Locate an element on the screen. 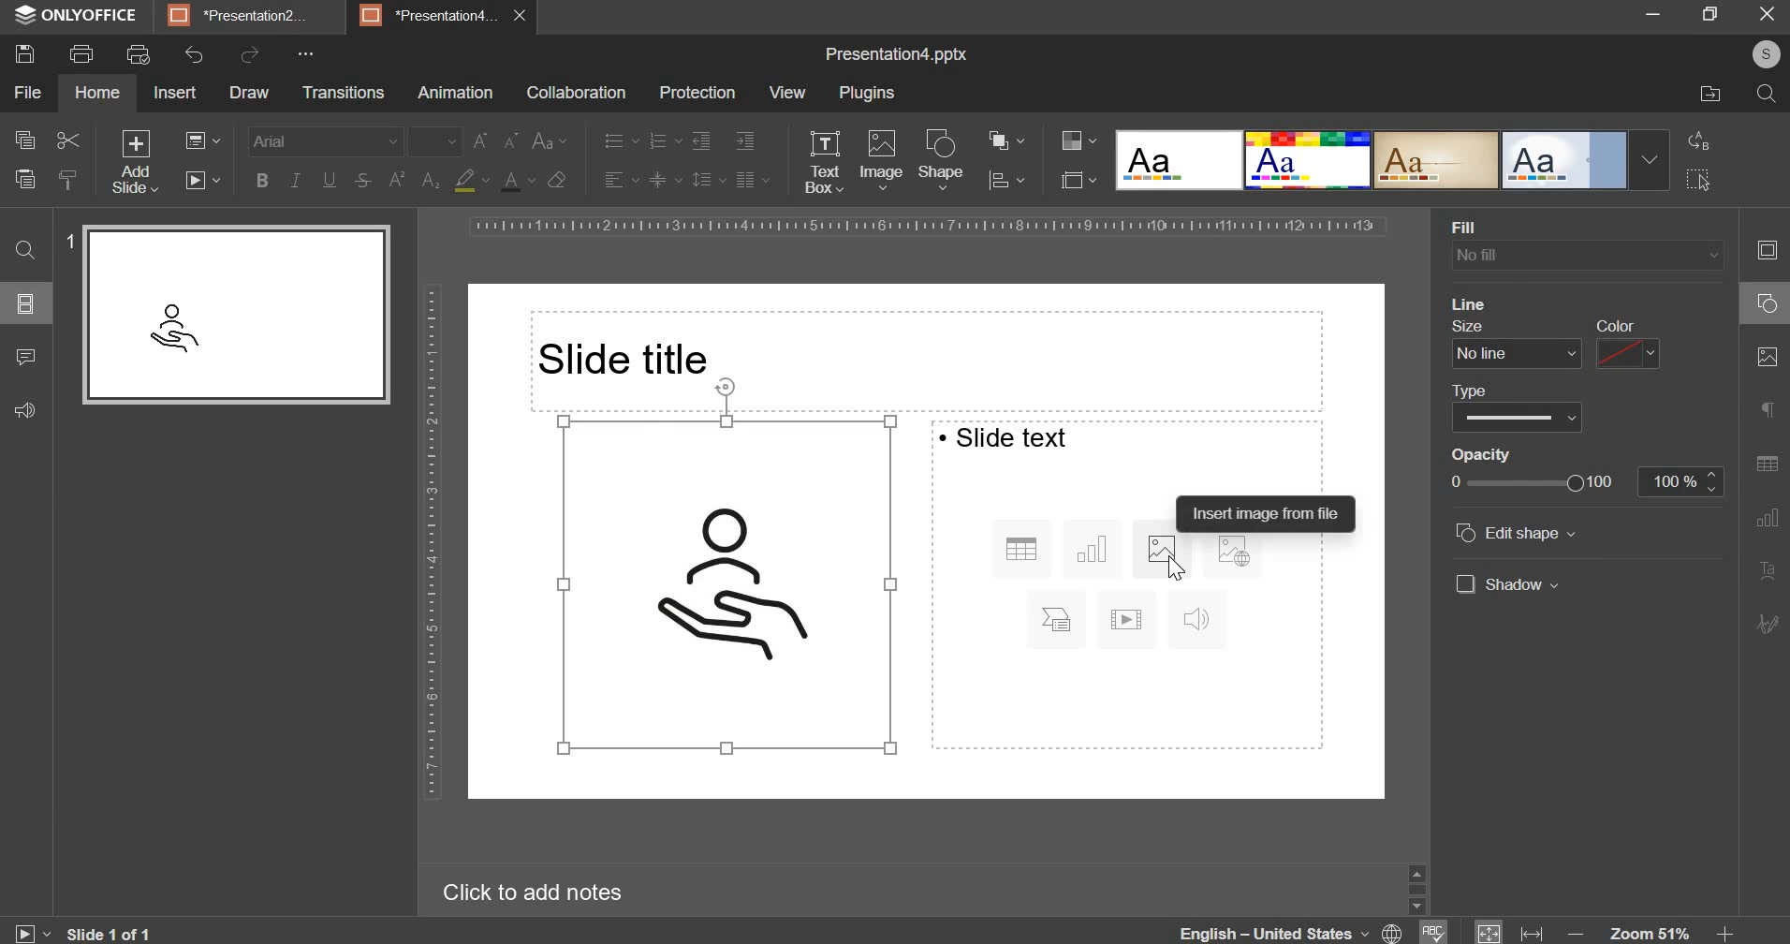 The image size is (1790, 944). design is located at coordinates (1566, 161).